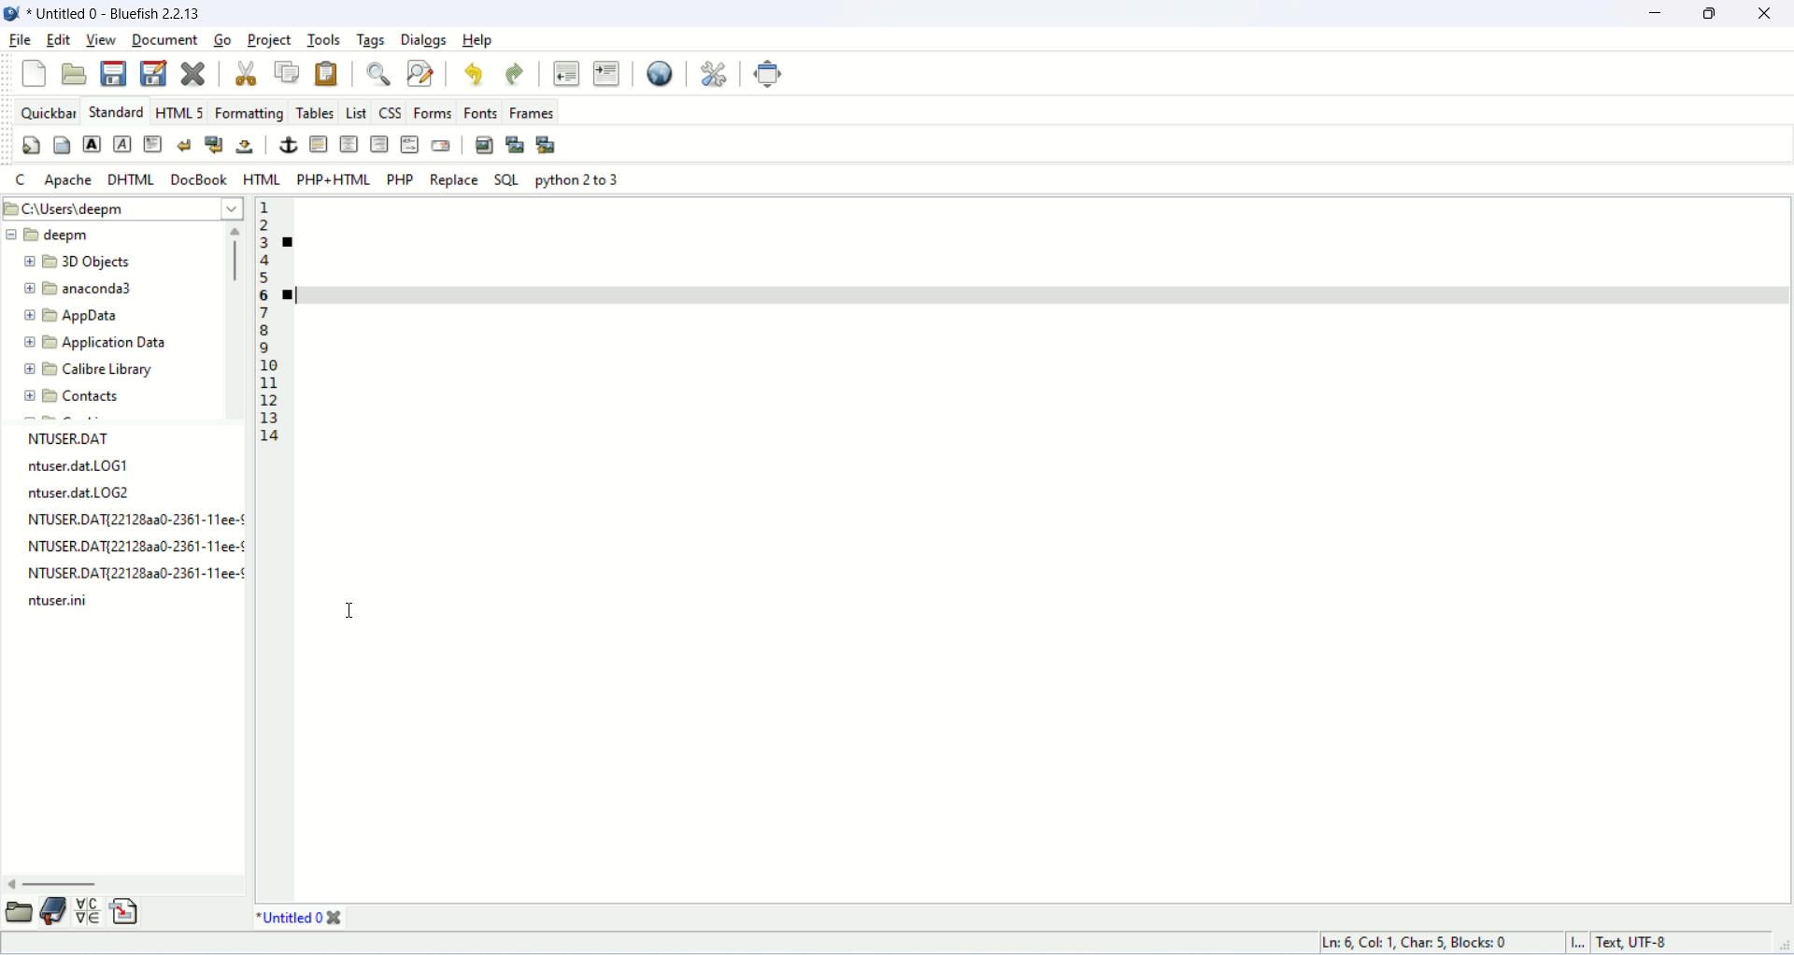  I want to click on indent, so click(609, 75).